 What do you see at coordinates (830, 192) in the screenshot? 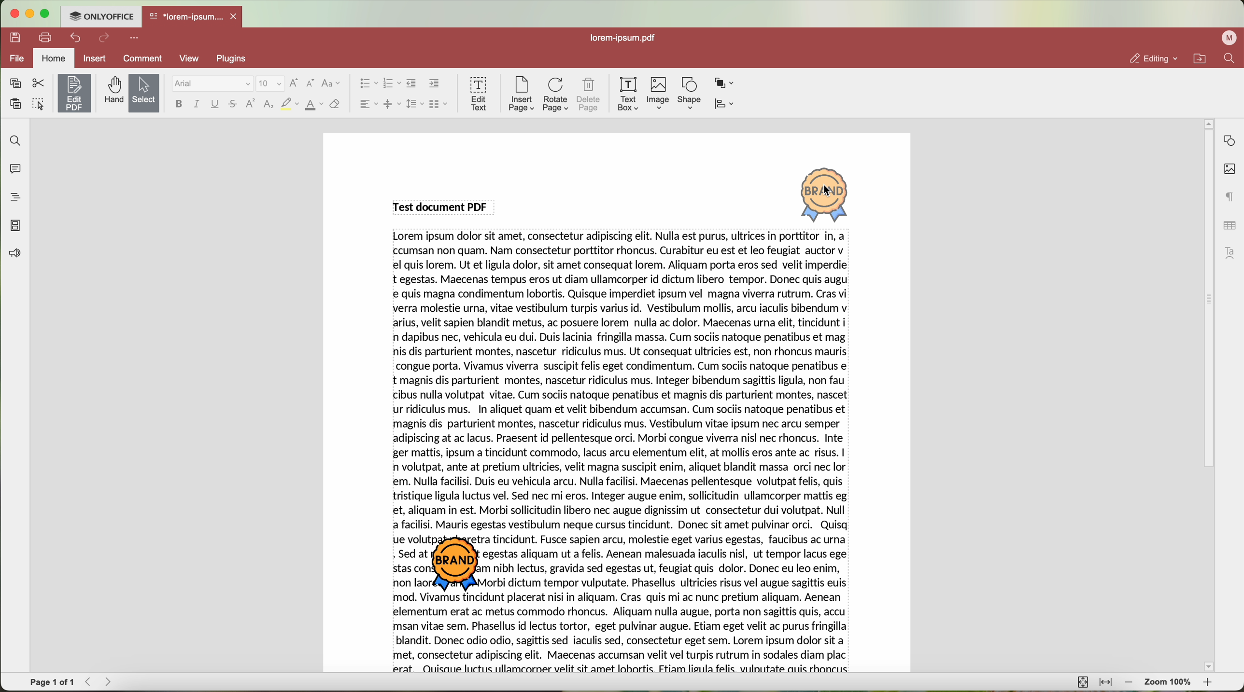
I see `cursor` at bounding box center [830, 192].